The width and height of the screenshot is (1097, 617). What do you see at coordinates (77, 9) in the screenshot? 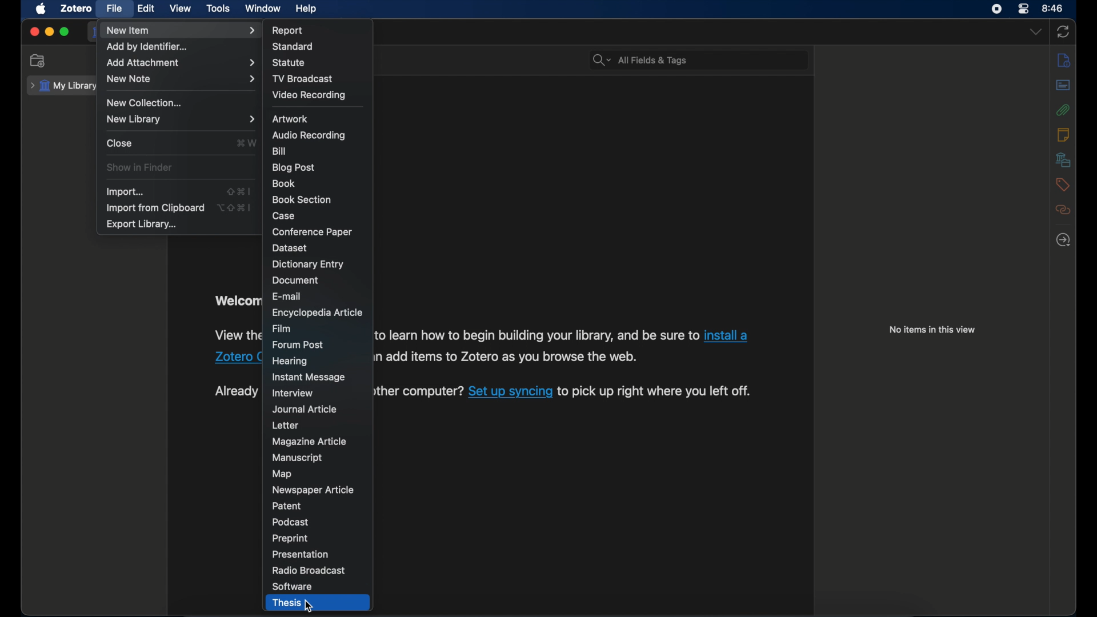
I see `zotero` at bounding box center [77, 9].